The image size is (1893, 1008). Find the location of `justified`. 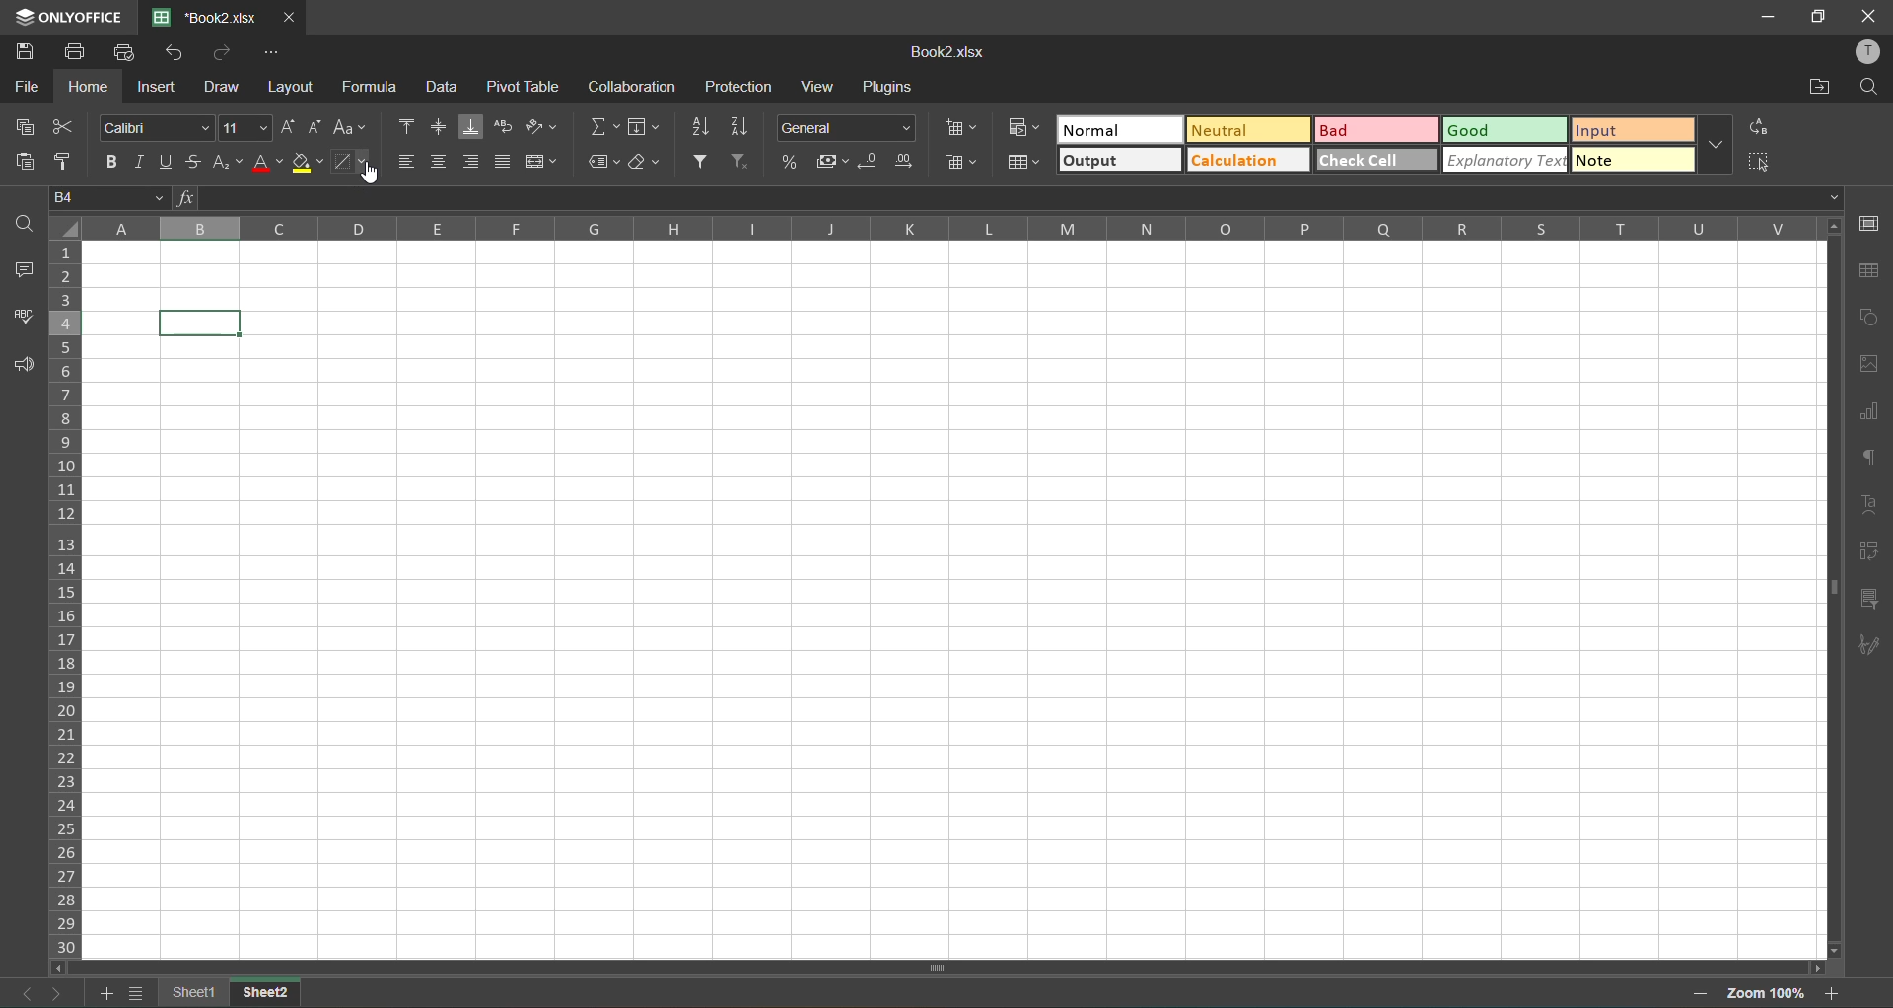

justified is located at coordinates (503, 160).